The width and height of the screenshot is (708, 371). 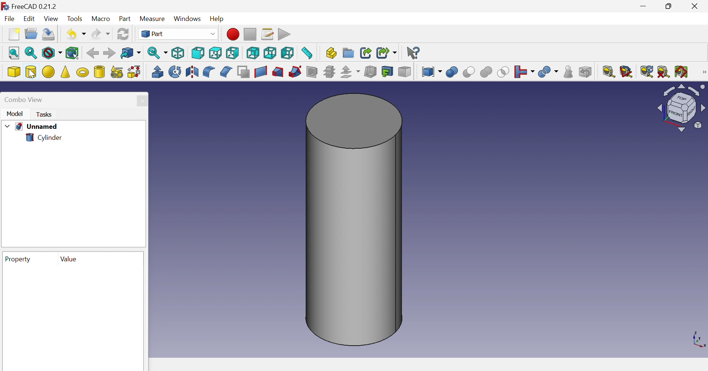 I want to click on Make sub-link, so click(x=387, y=53).